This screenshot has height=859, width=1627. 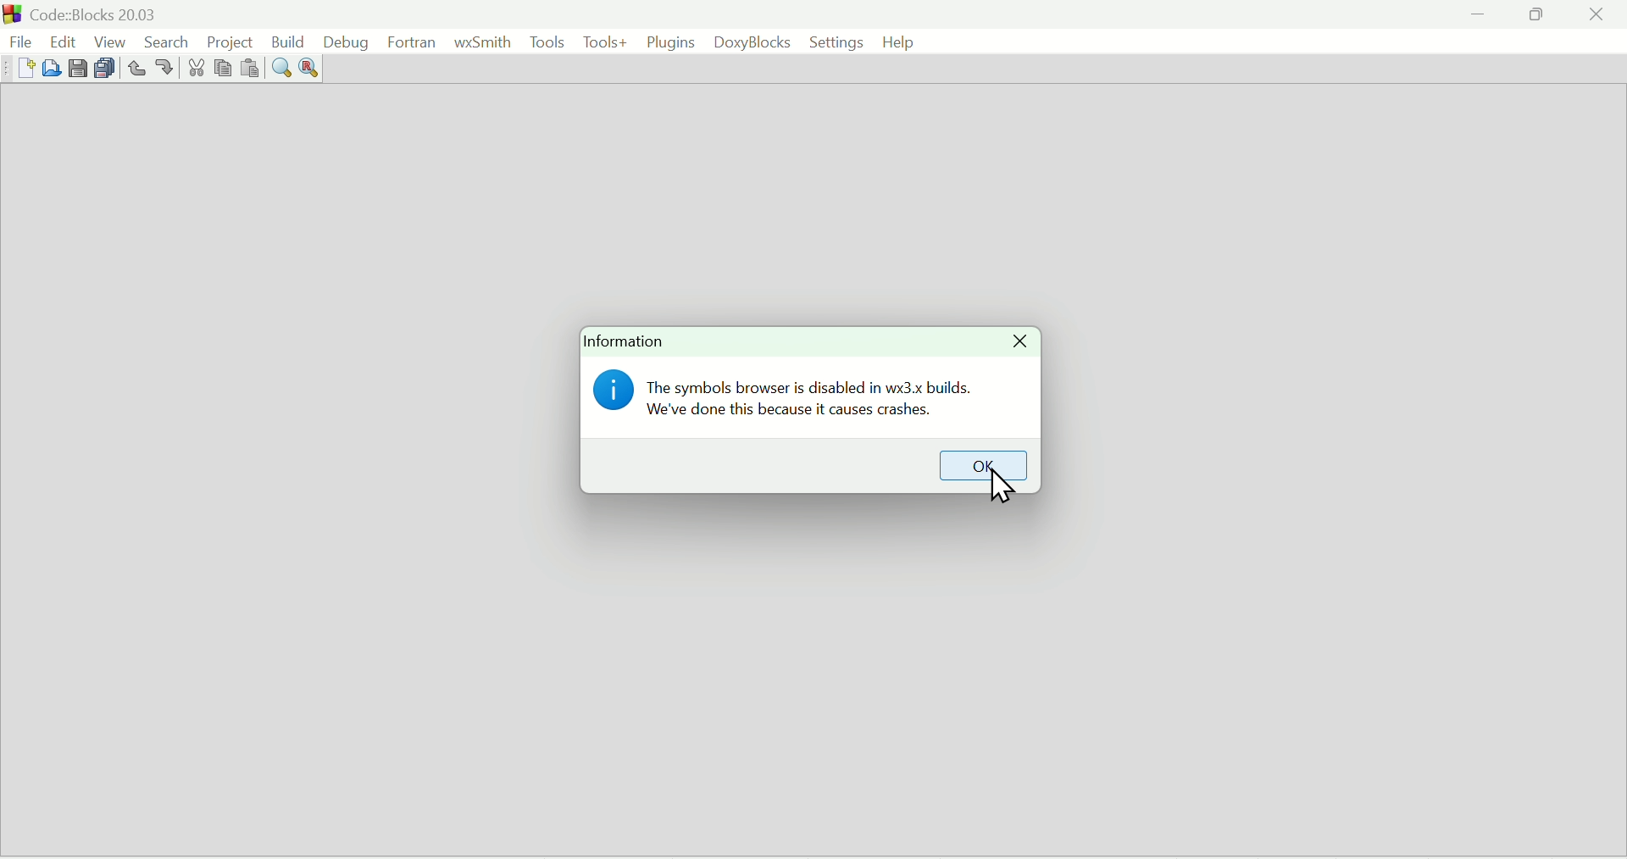 I want to click on View, so click(x=107, y=39).